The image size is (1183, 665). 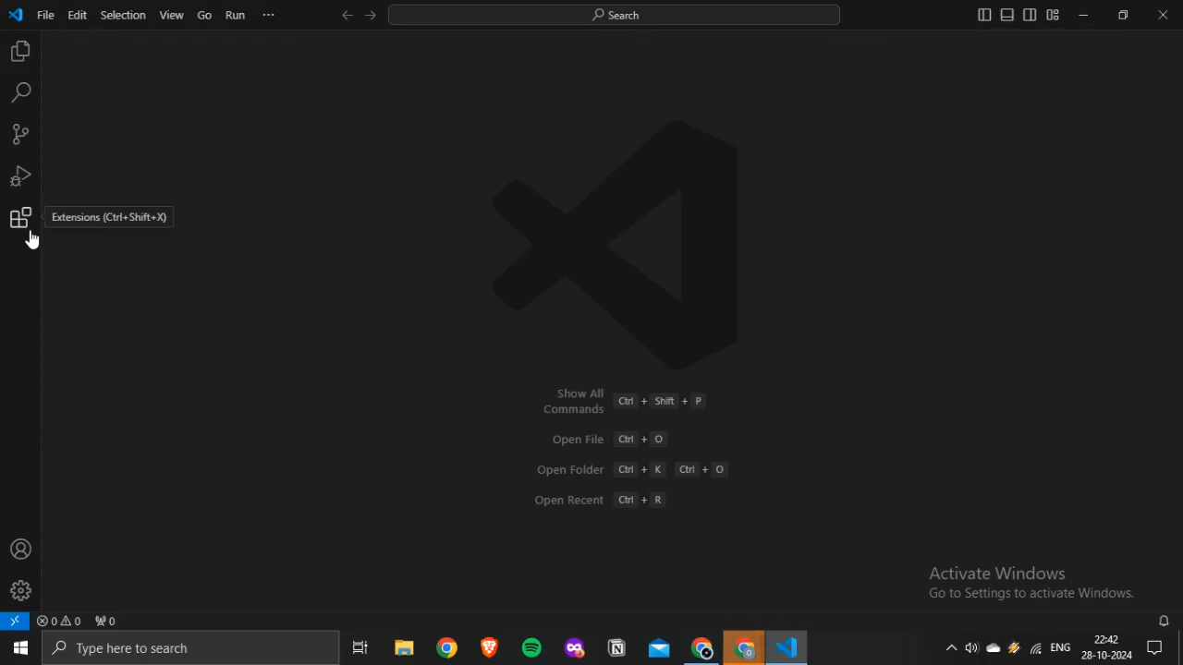 I want to click on winamp agent, so click(x=1014, y=647).